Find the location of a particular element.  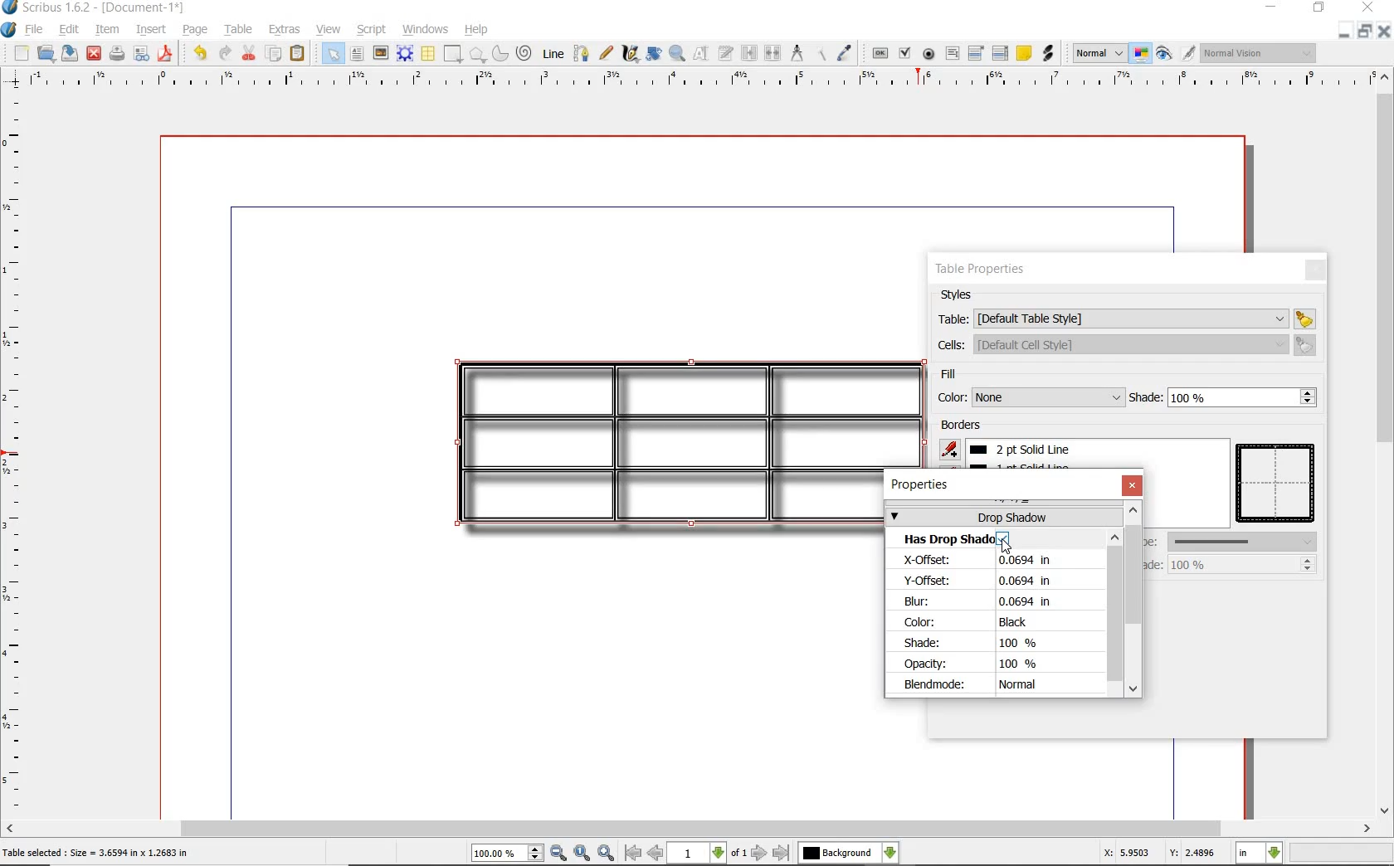

table is located at coordinates (1126, 318).